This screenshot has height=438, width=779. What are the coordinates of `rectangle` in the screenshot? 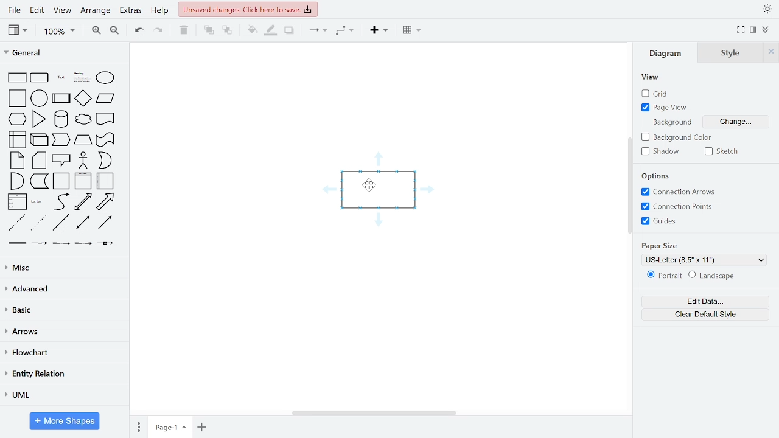 It's located at (16, 78).